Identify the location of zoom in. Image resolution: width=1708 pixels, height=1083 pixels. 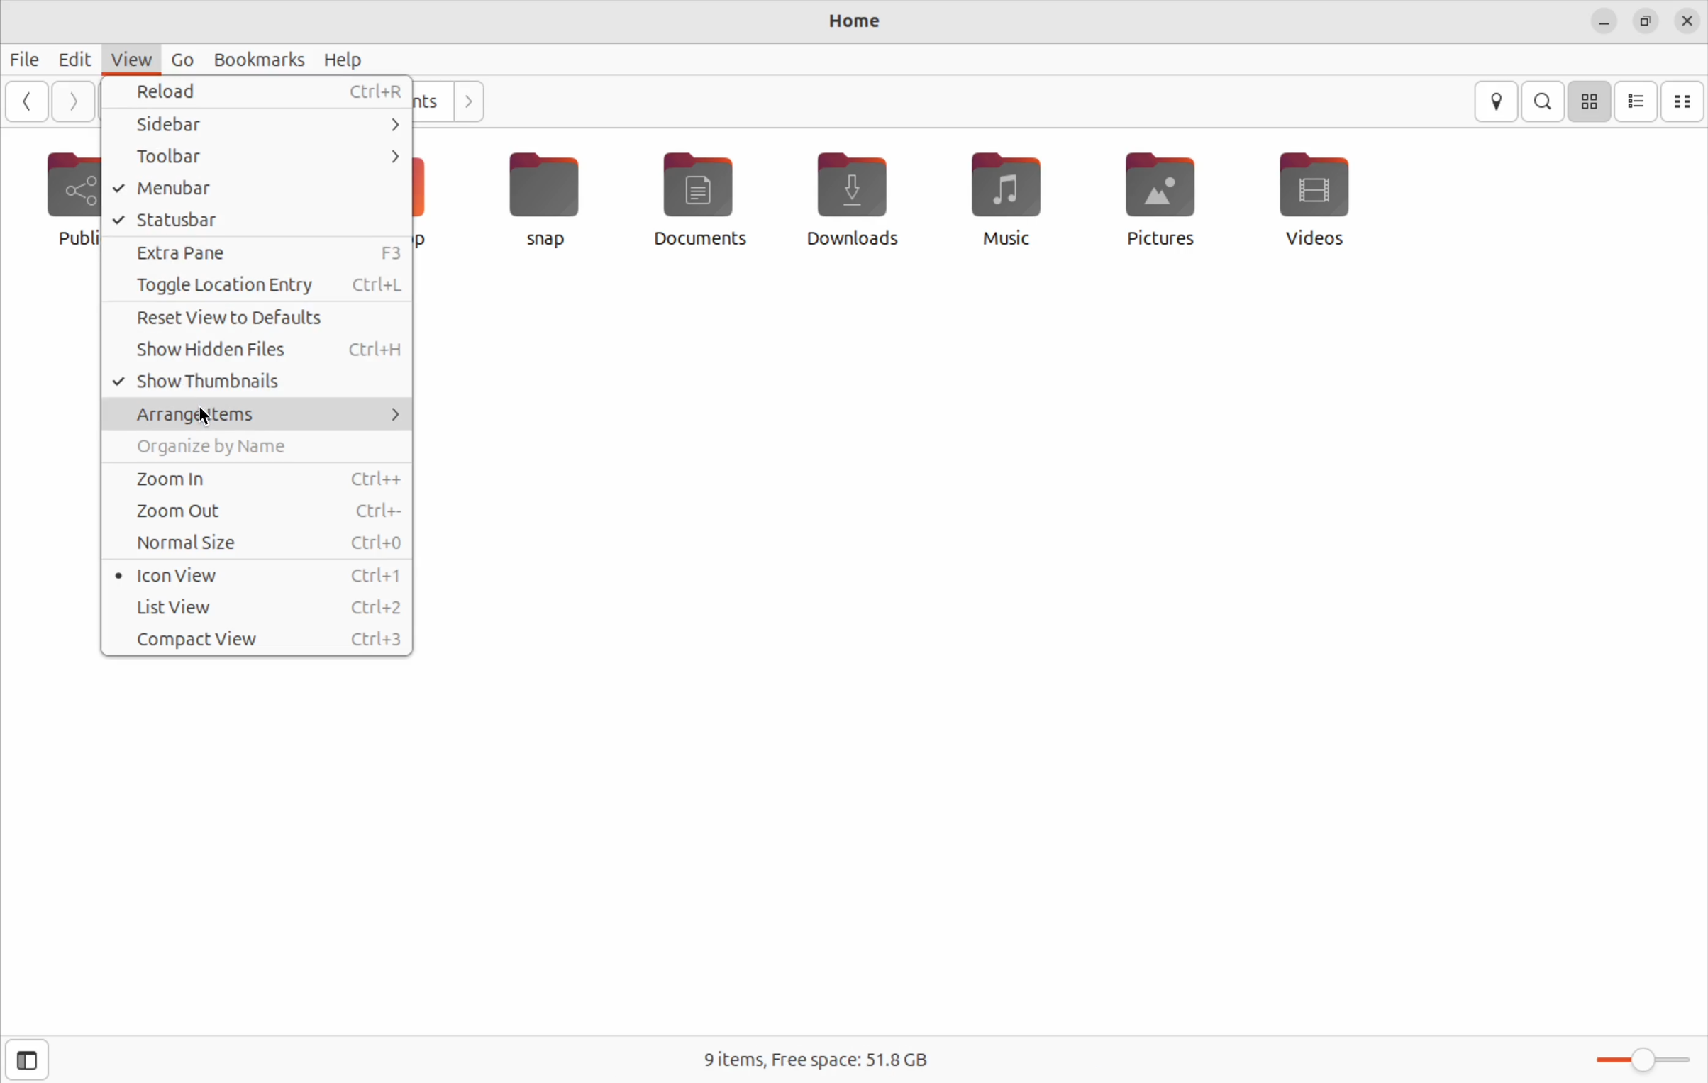
(257, 479).